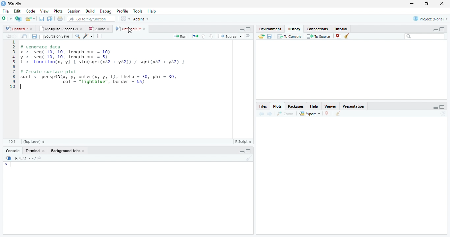 This screenshot has width=450, height=237. Describe the element at coordinates (8, 36) in the screenshot. I see `Go back to previous source location` at that location.